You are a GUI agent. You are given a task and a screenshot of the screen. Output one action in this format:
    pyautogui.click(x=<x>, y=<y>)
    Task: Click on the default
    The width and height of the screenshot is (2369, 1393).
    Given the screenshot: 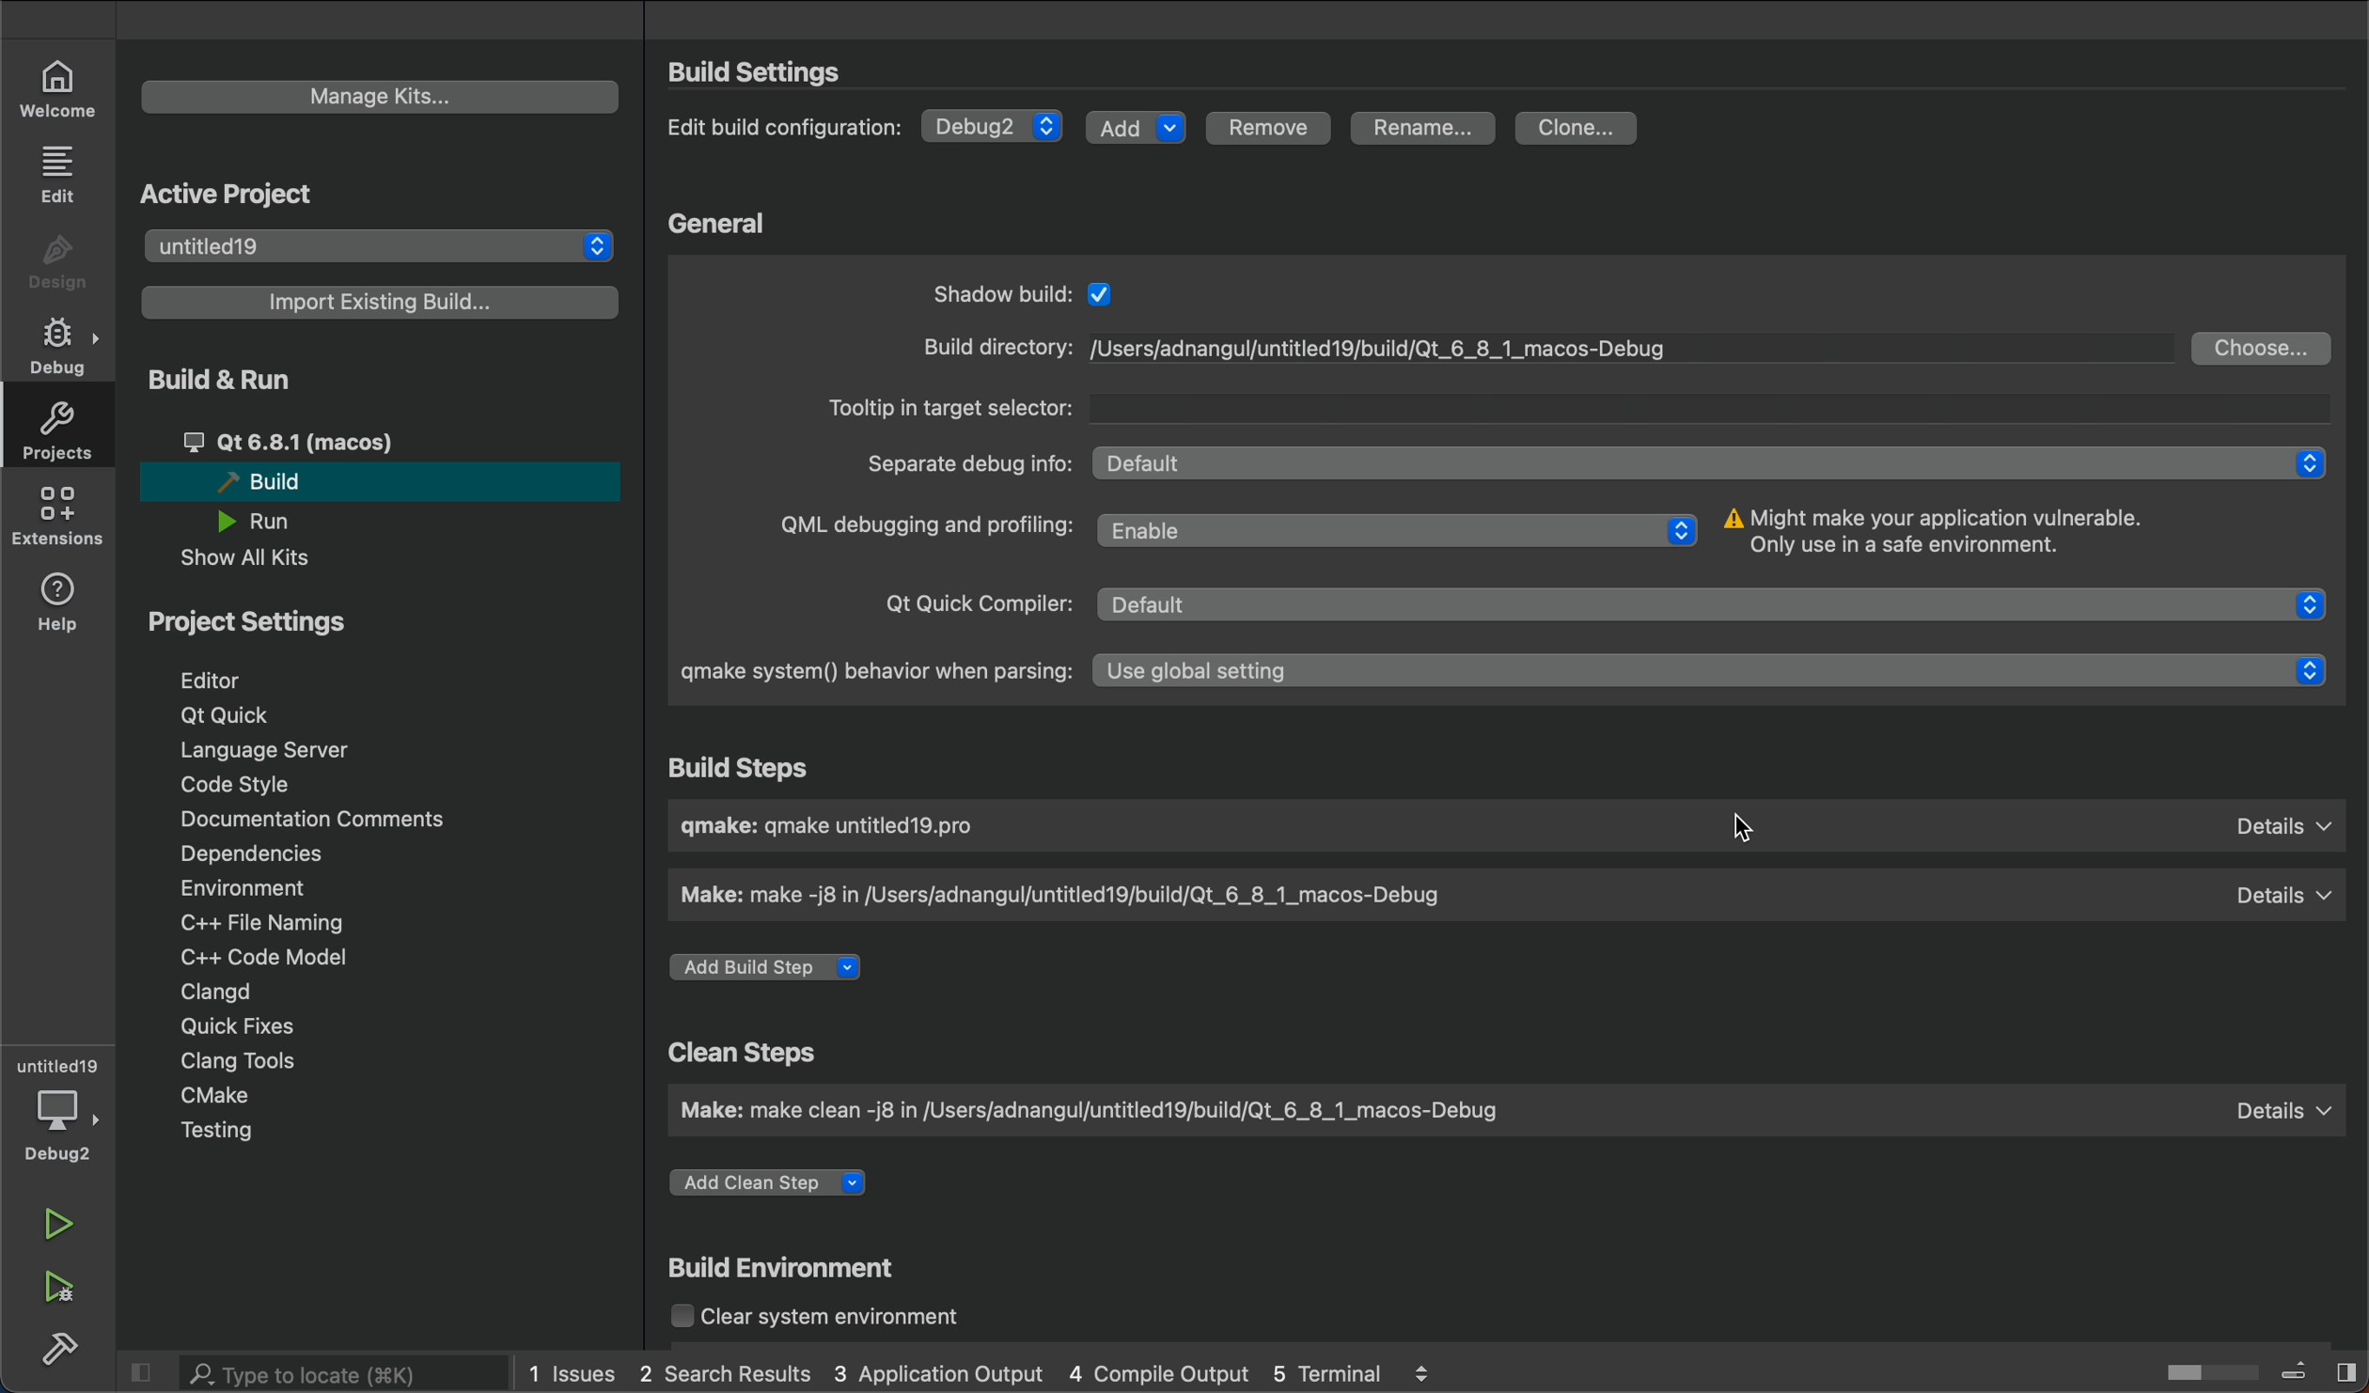 What is the action you would take?
    pyautogui.click(x=1718, y=600)
    